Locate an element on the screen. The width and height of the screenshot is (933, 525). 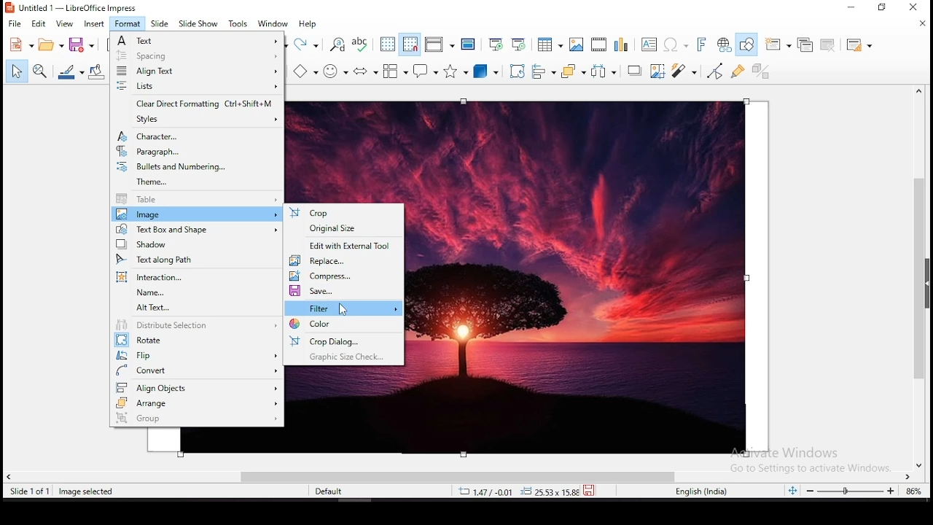
crop is located at coordinates (344, 213).